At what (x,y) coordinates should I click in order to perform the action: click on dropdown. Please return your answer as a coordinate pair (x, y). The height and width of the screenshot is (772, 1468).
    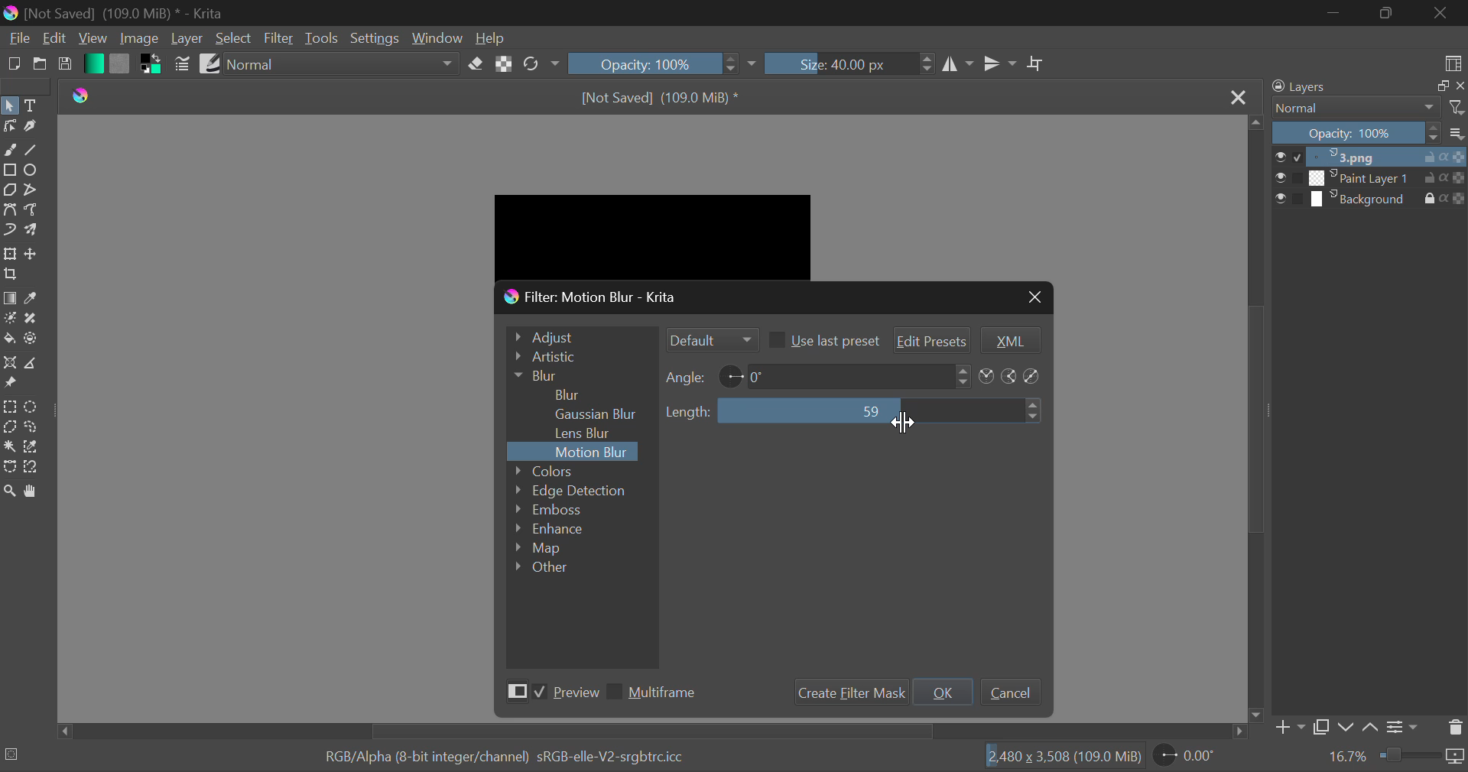
    Looking at the image, I should click on (755, 64).